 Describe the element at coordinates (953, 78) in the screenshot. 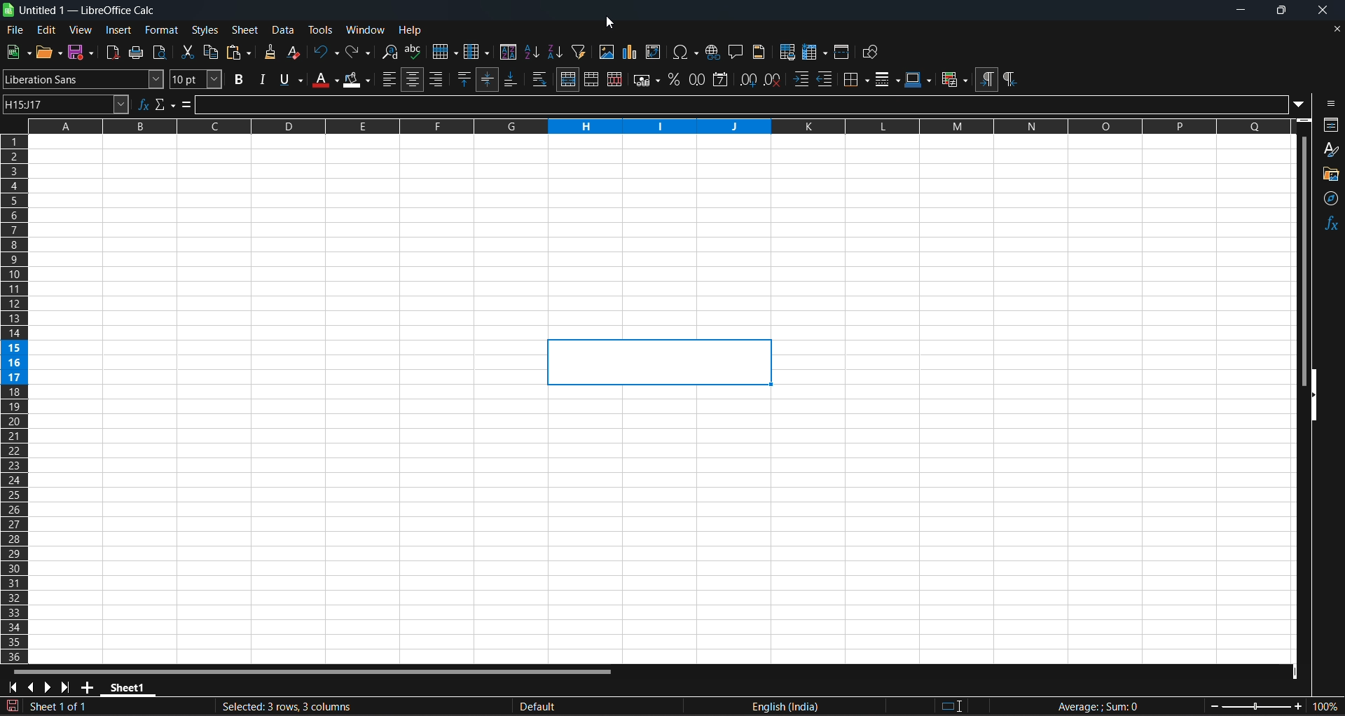

I see `conditional` at that location.